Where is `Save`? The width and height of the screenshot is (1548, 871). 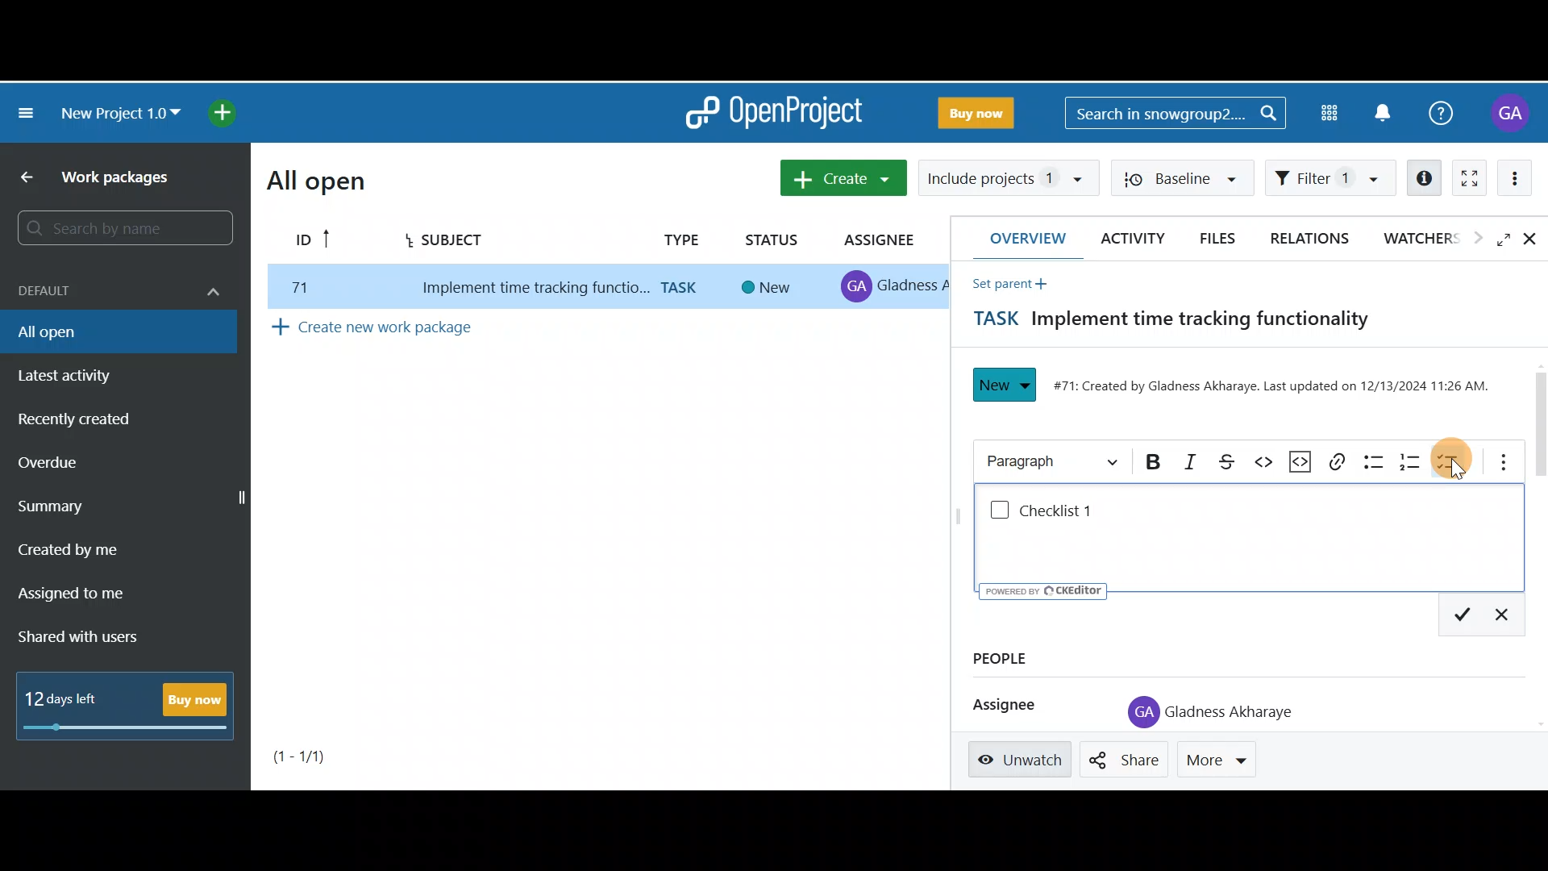 Save is located at coordinates (1466, 616).